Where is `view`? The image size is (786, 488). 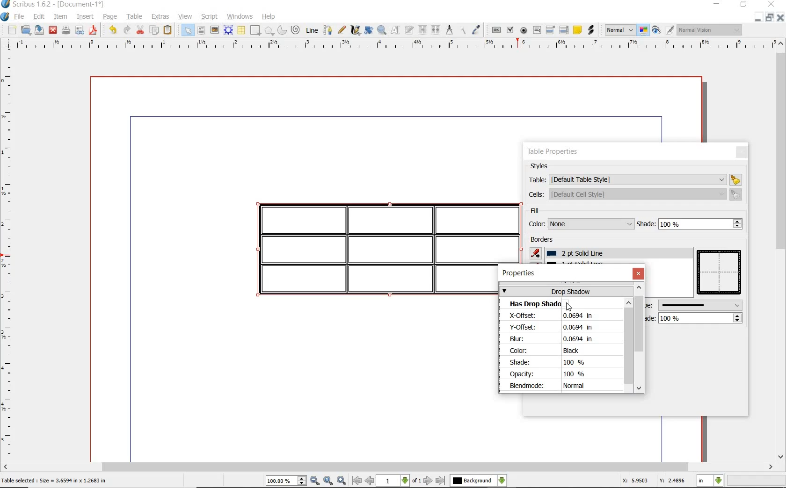
view is located at coordinates (185, 16).